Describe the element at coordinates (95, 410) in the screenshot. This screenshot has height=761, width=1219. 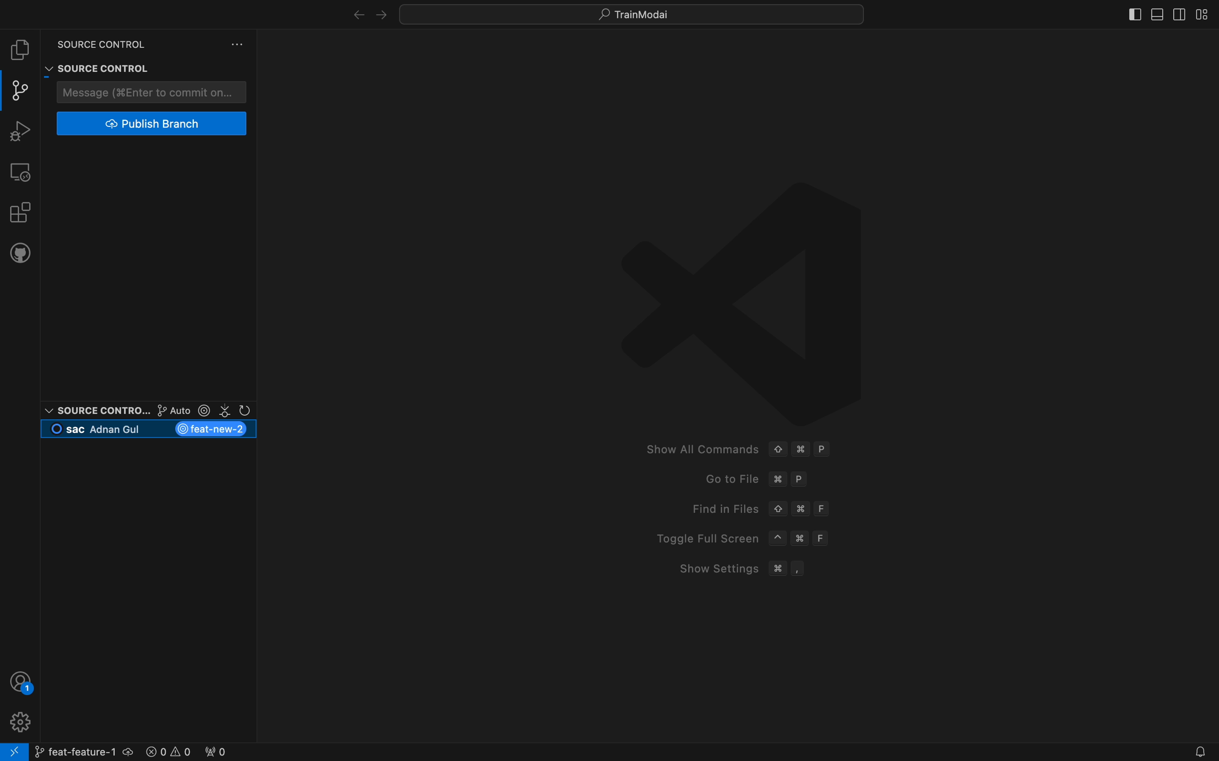
I see `Source control` at that location.